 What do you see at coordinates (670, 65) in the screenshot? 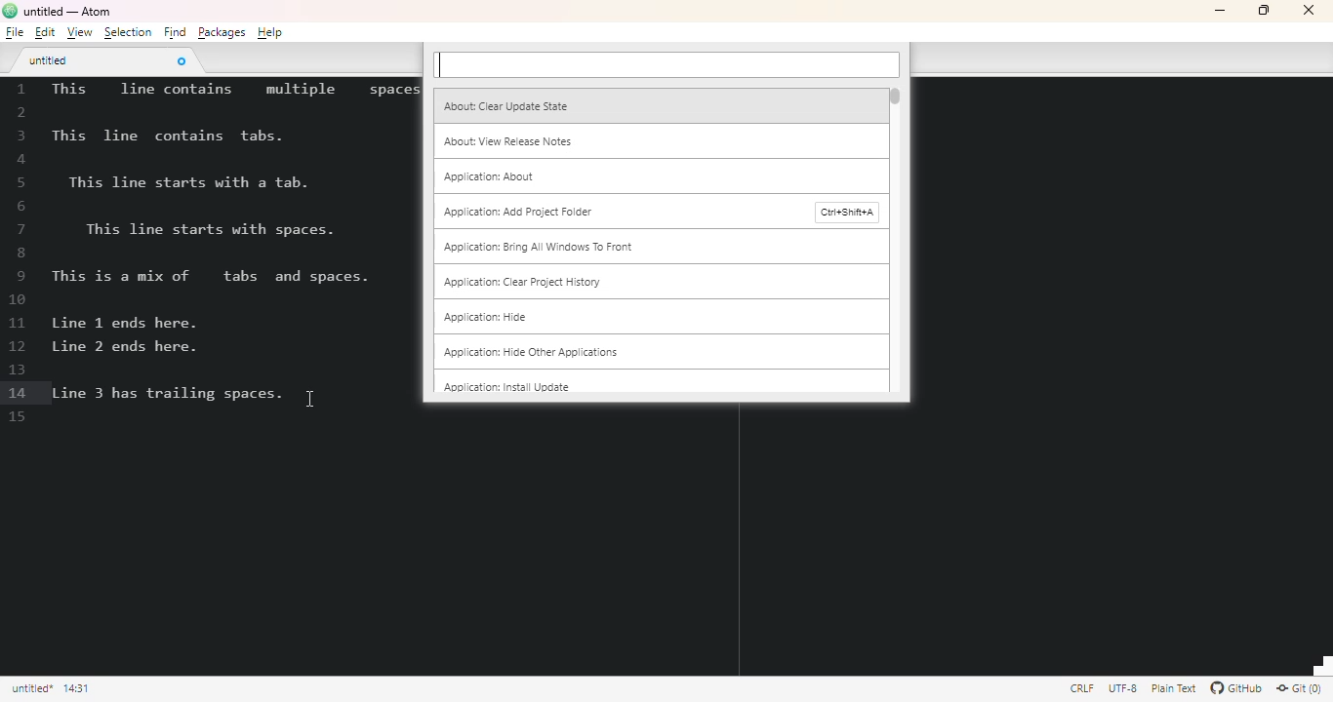
I see `input box` at bounding box center [670, 65].